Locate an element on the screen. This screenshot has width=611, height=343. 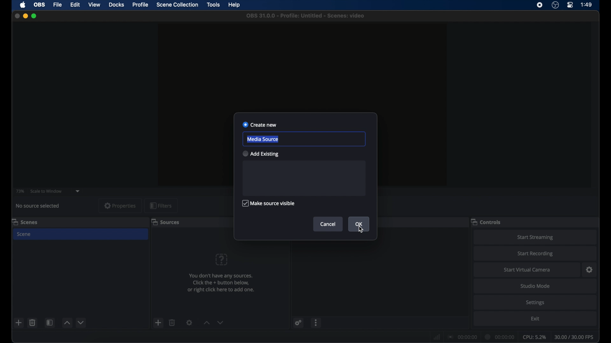
duration is located at coordinates (500, 336).